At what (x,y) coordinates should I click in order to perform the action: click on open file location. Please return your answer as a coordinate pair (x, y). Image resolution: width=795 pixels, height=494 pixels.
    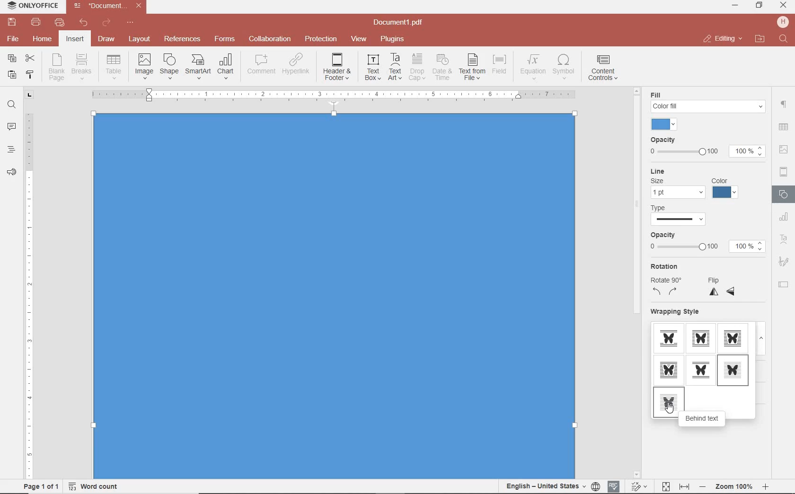
    Looking at the image, I should click on (760, 39).